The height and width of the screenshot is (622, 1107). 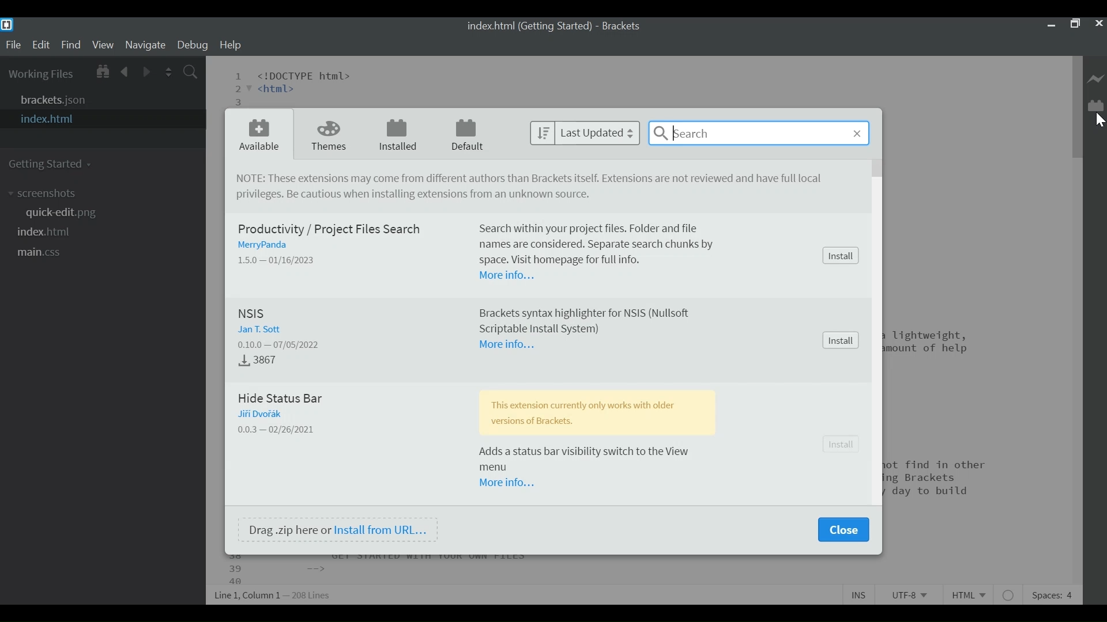 I want to click on Live Preview, so click(x=1095, y=77).